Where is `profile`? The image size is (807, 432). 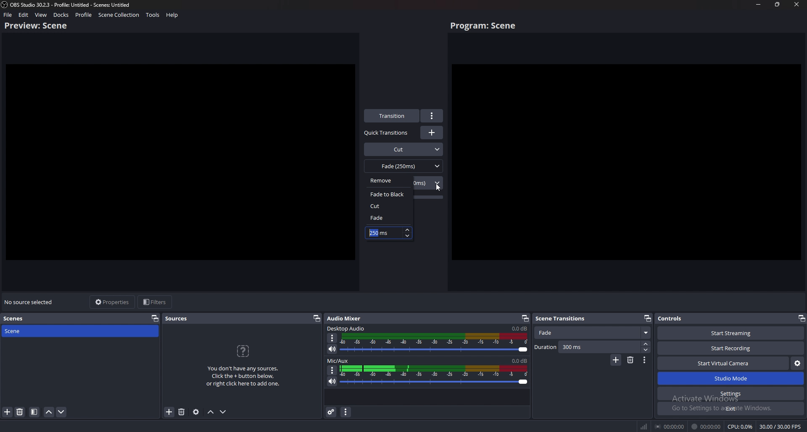
profile is located at coordinates (84, 15).